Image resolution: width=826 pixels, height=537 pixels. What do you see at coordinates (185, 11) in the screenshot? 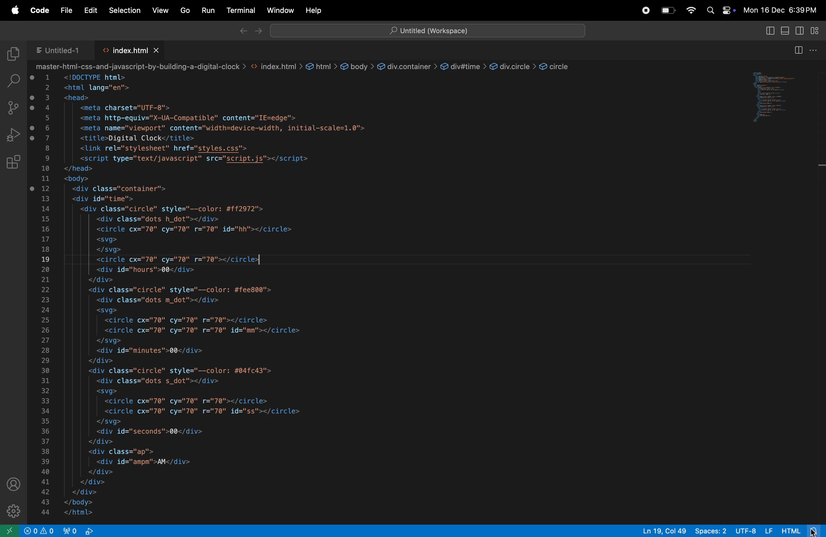
I see `Go` at bounding box center [185, 11].